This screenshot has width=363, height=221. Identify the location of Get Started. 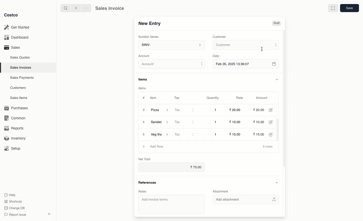
(17, 27).